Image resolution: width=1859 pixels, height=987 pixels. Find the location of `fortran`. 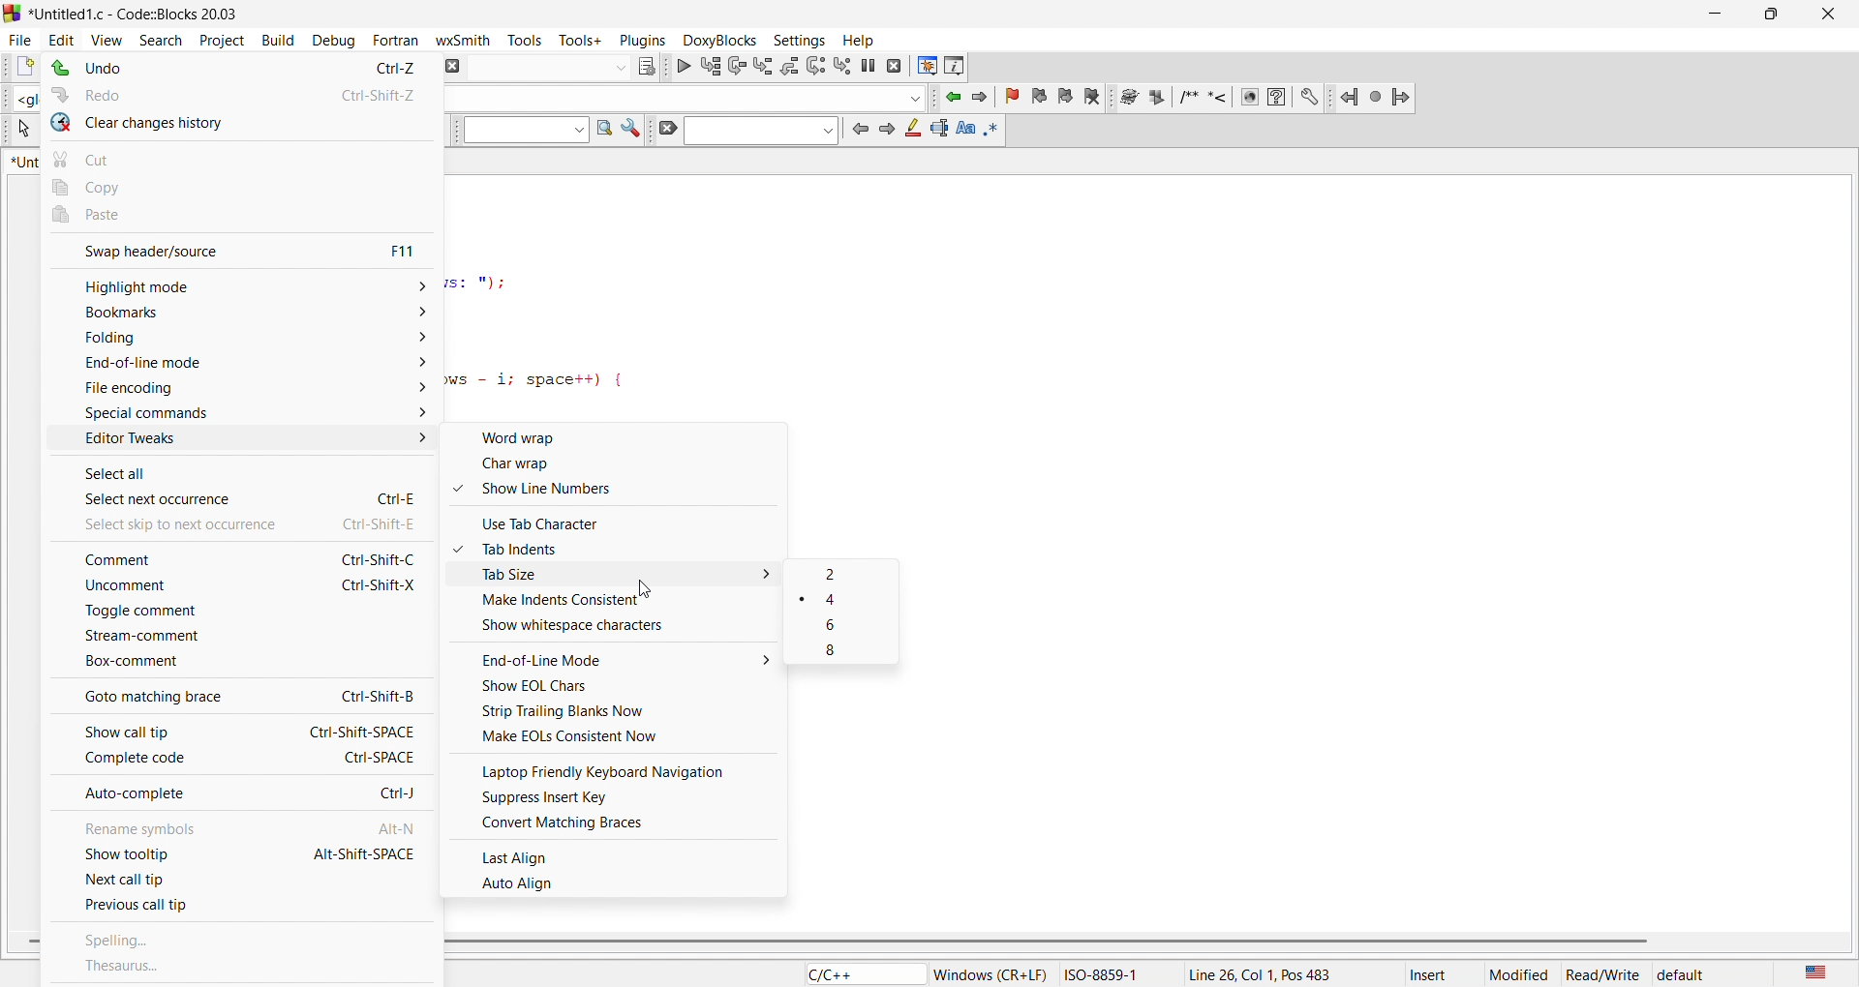

fortran is located at coordinates (397, 38).